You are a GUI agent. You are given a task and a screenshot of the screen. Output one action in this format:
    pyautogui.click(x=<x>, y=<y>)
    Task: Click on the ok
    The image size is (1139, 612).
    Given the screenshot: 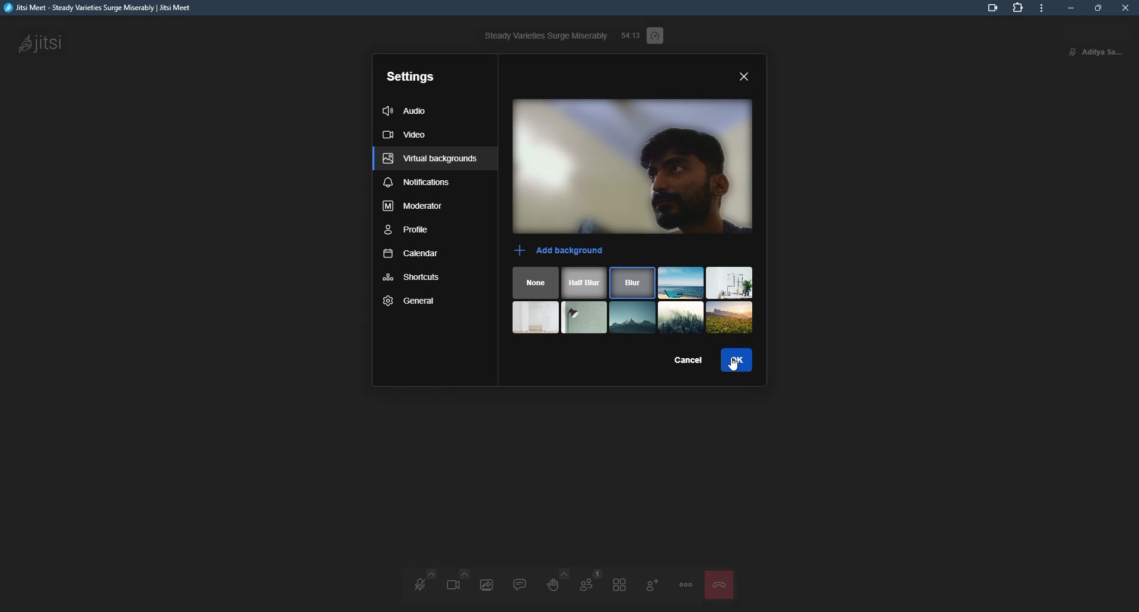 What is the action you would take?
    pyautogui.click(x=736, y=360)
    